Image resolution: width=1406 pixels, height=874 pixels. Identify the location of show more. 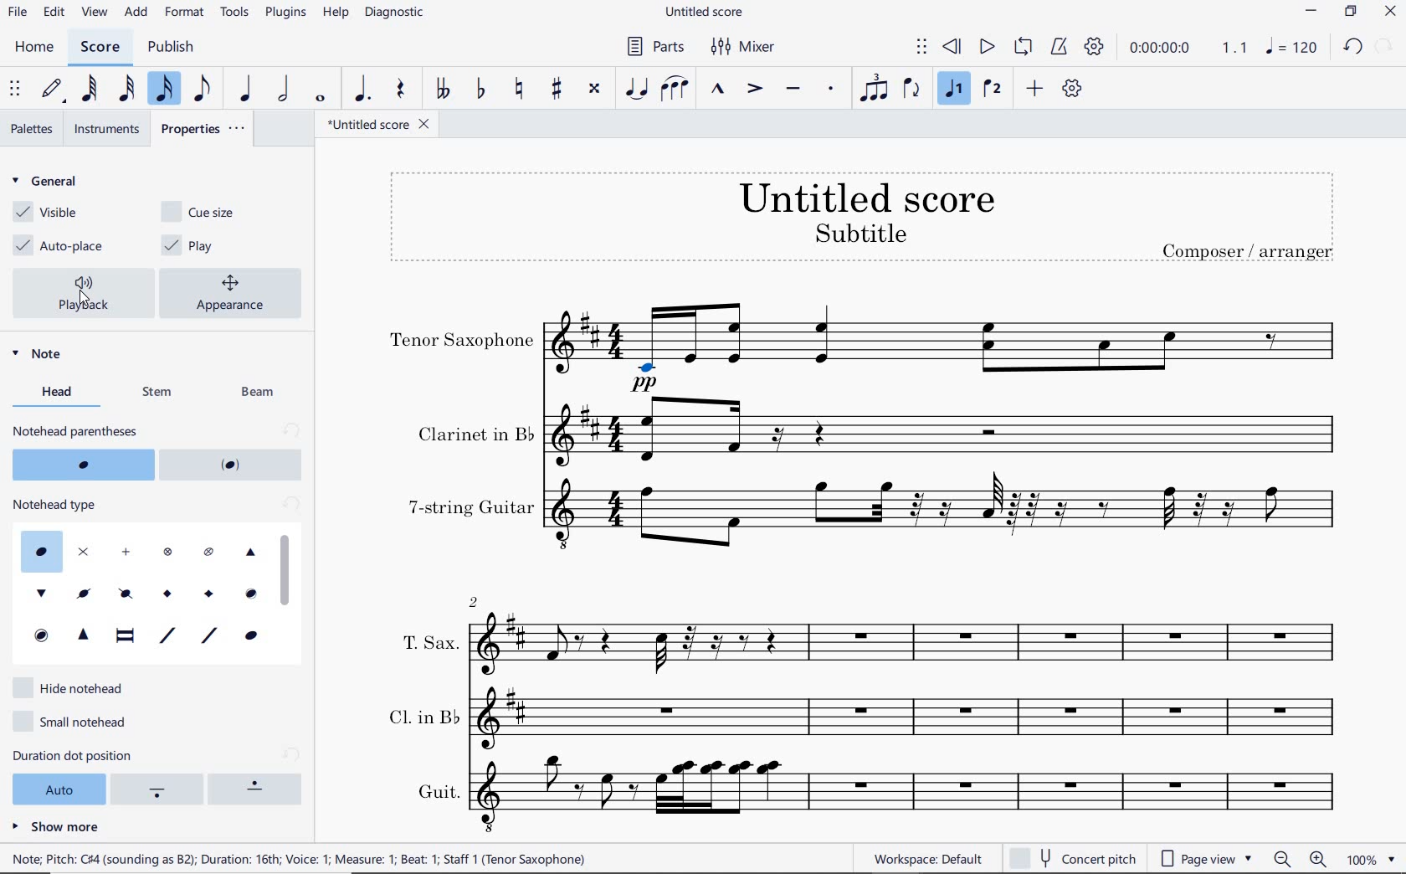
(56, 825).